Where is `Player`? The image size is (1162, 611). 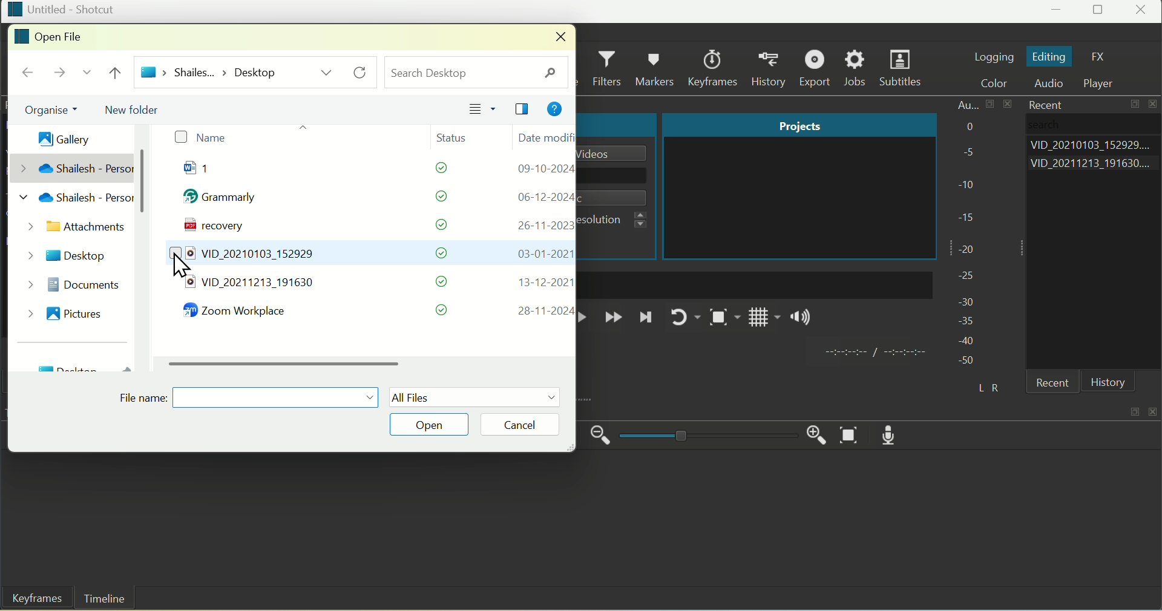
Player is located at coordinates (1105, 83).